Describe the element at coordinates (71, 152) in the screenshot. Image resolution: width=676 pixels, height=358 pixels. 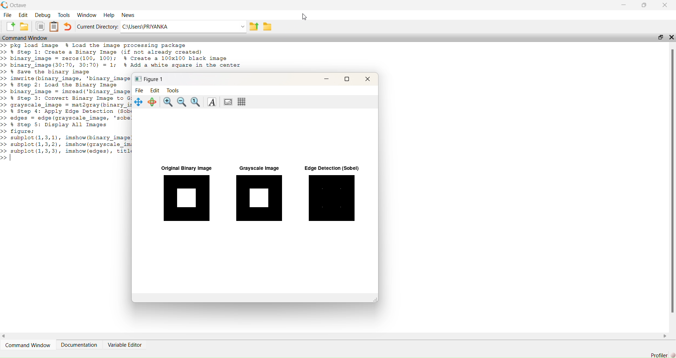
I see `subplot (1,3,3), imshow(edges), titl` at that location.